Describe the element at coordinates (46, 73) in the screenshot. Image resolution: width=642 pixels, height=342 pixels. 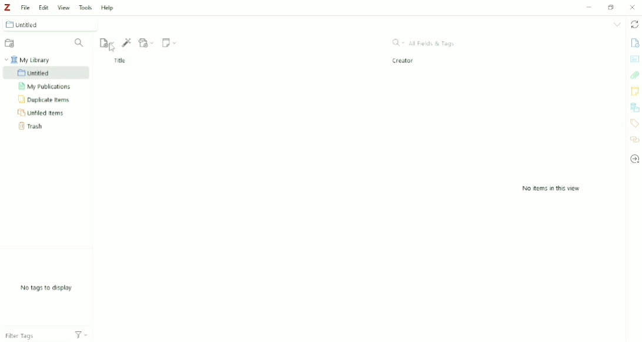
I see `Untitled` at that location.